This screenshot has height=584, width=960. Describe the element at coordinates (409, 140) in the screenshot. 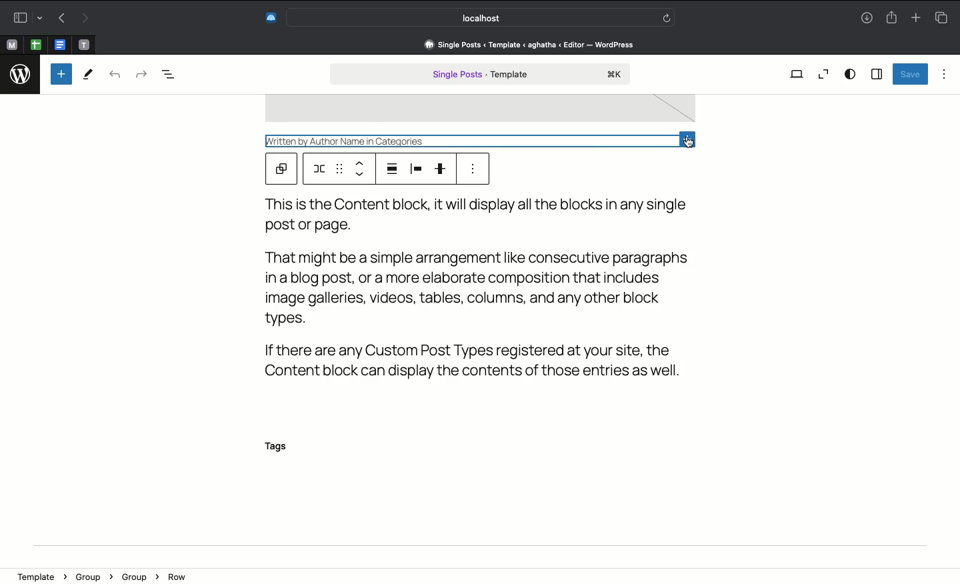

I see `Written by Author Name in Categories` at that location.